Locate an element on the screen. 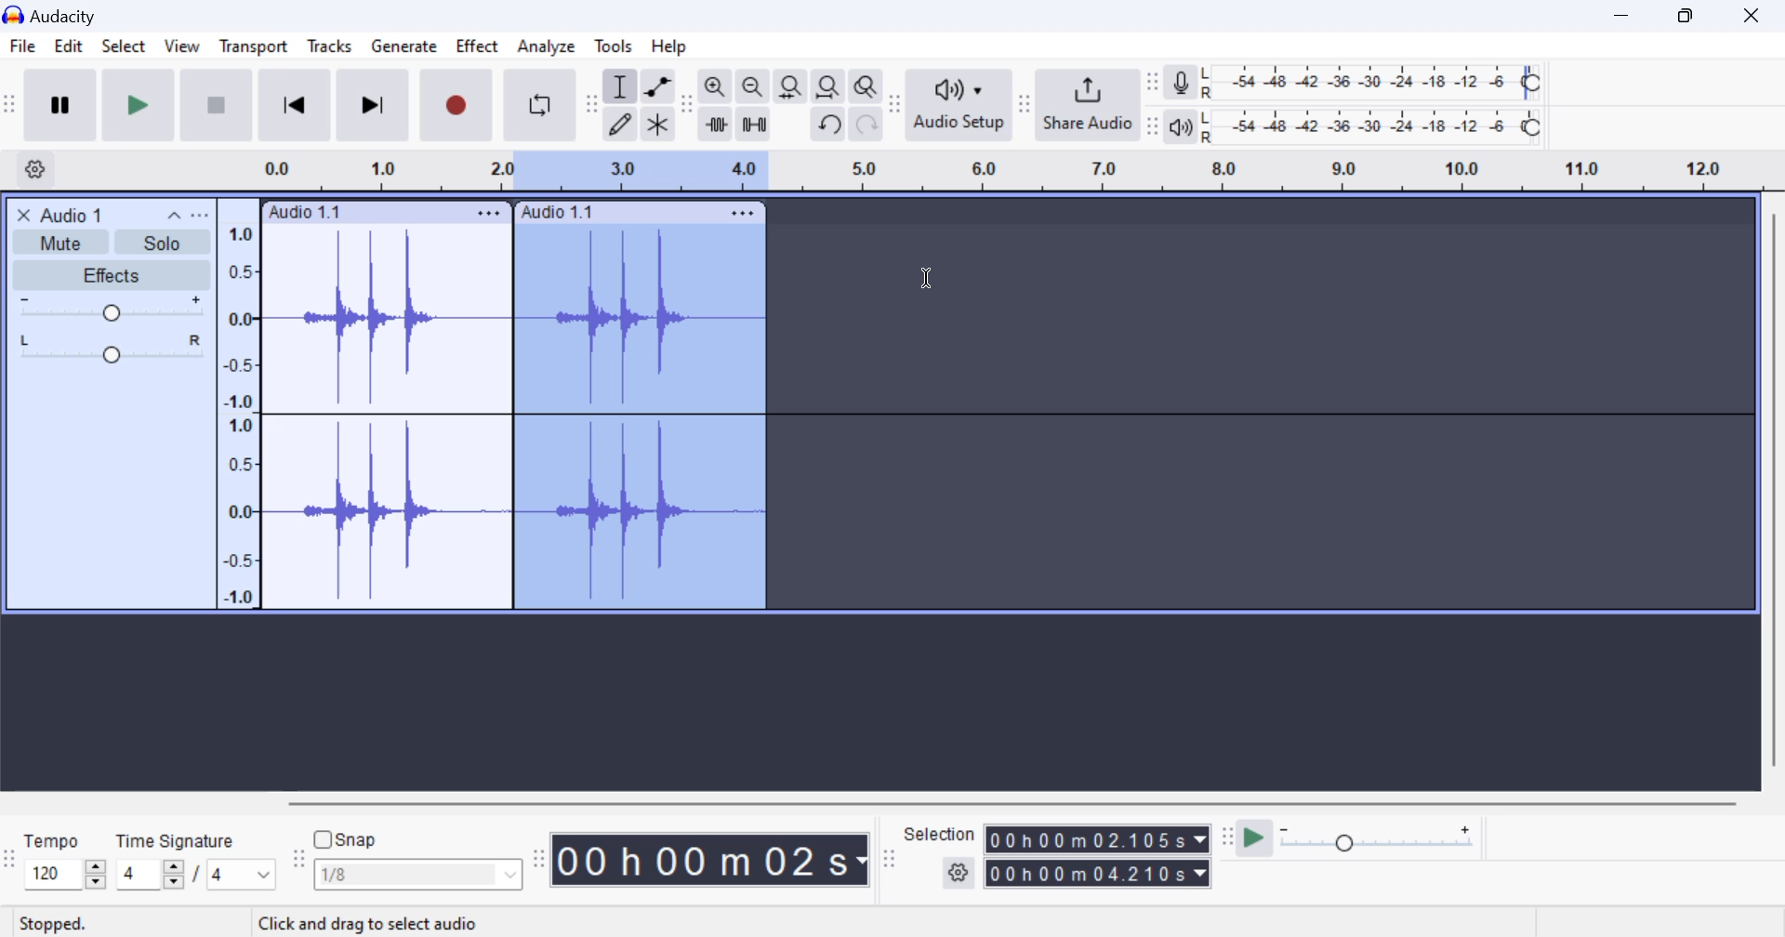 The height and width of the screenshot is (937, 1785). Playback Speed is located at coordinates (1388, 840).